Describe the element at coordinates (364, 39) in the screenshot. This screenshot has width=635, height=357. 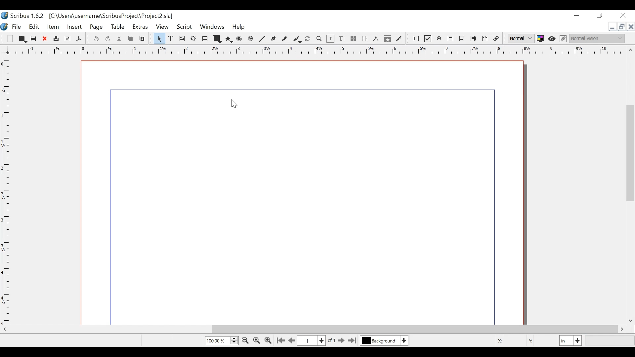
I see `Unlink Text frame` at that location.